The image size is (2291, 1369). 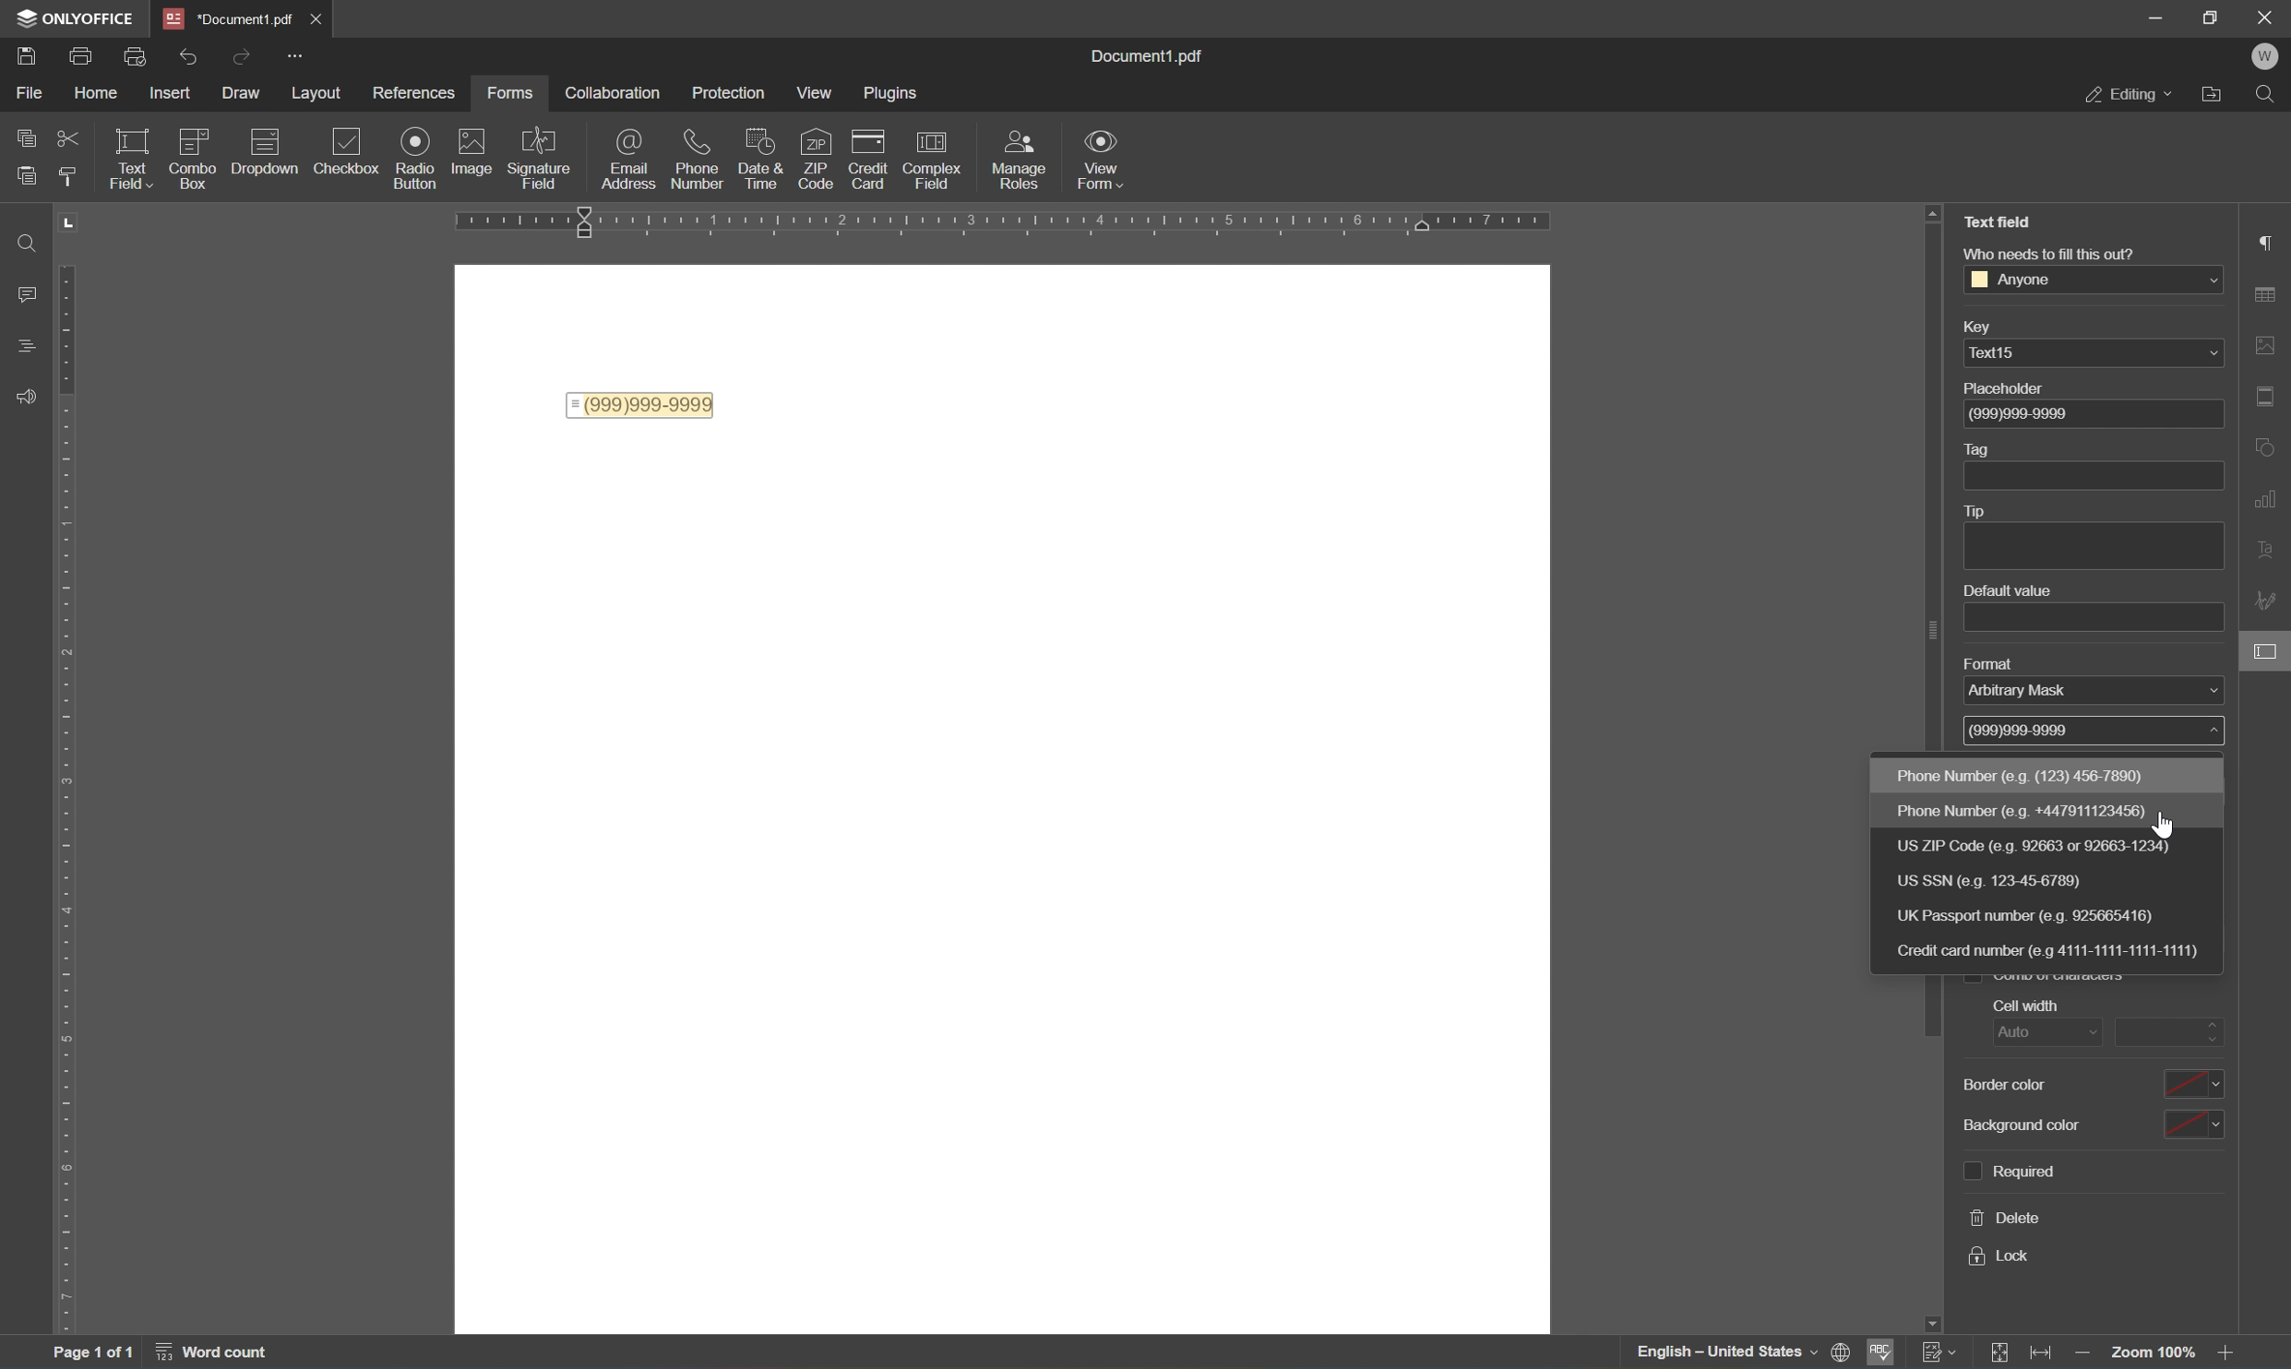 What do you see at coordinates (1019, 221) in the screenshot?
I see `ruler` at bounding box center [1019, 221].